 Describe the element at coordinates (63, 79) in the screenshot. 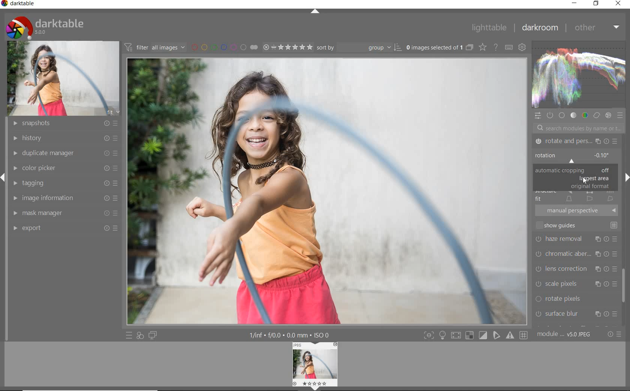

I see `image` at that location.